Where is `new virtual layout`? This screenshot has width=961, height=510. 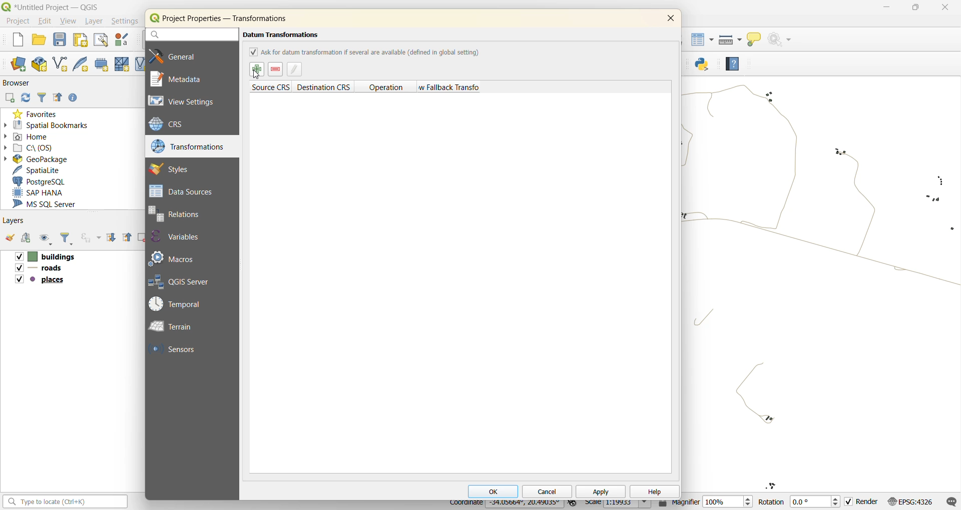 new virtual layout is located at coordinates (140, 65).